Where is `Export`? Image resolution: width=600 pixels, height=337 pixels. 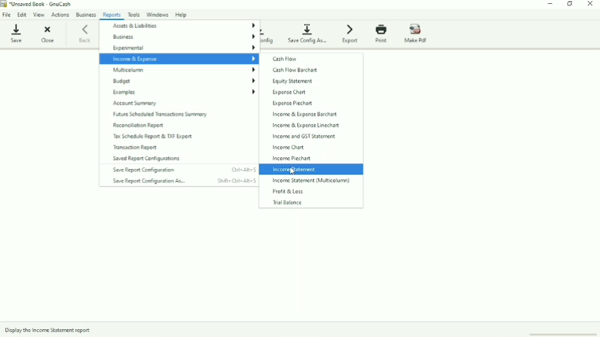
Export is located at coordinates (352, 33).